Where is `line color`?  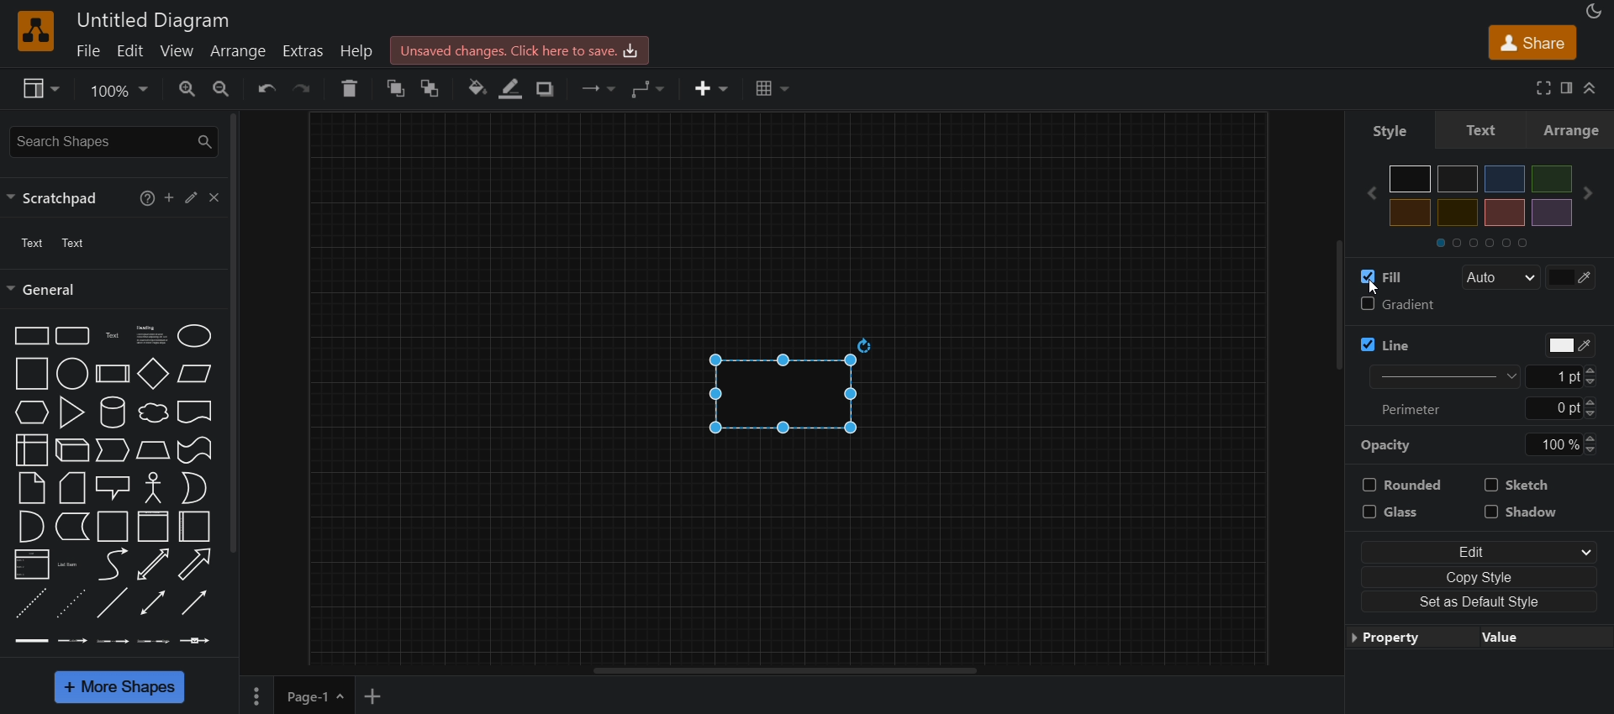 line color is located at coordinates (1569, 346).